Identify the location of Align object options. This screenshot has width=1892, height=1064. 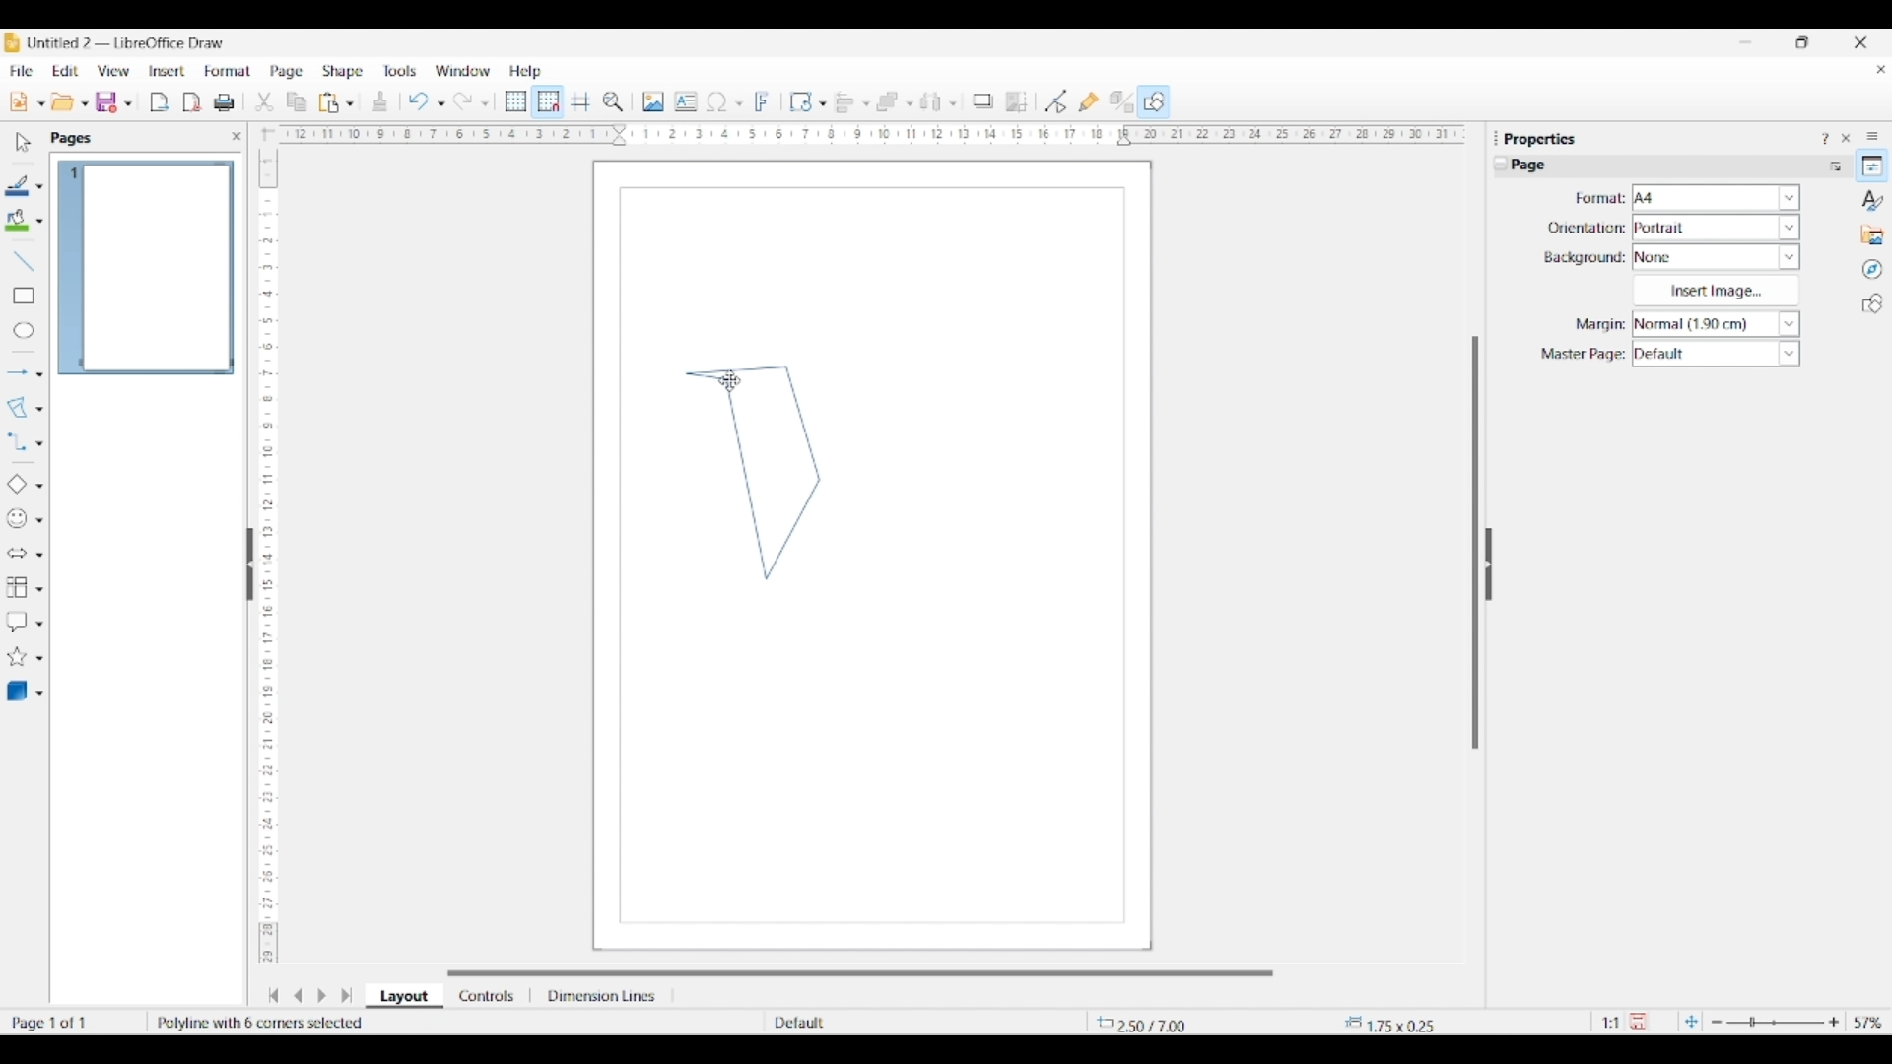
(866, 104).